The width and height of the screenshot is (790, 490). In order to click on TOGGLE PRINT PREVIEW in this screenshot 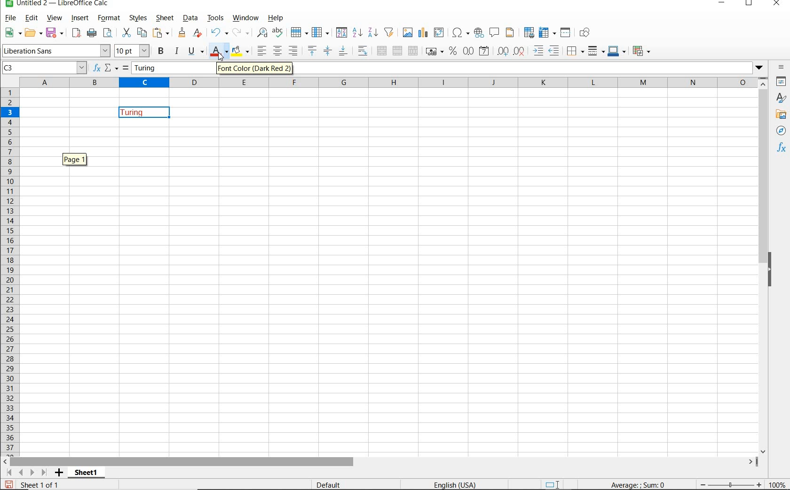, I will do `click(108, 32)`.